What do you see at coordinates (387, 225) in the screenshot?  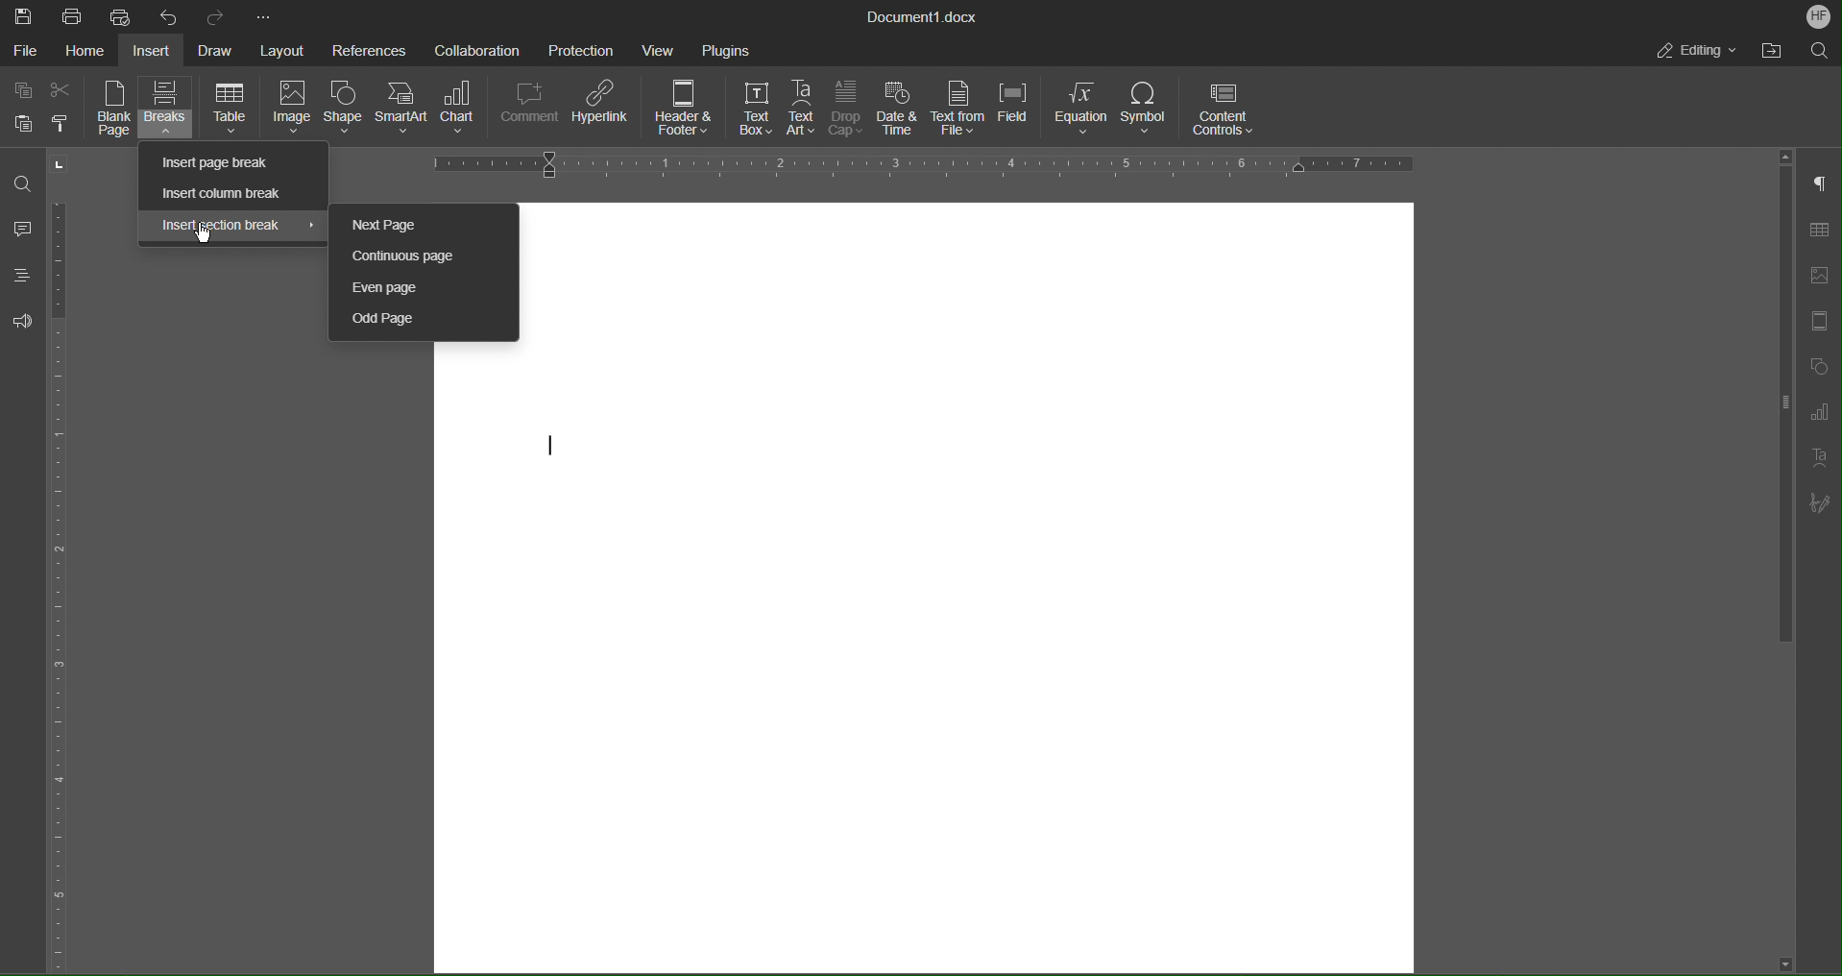 I see `Next Page` at bounding box center [387, 225].